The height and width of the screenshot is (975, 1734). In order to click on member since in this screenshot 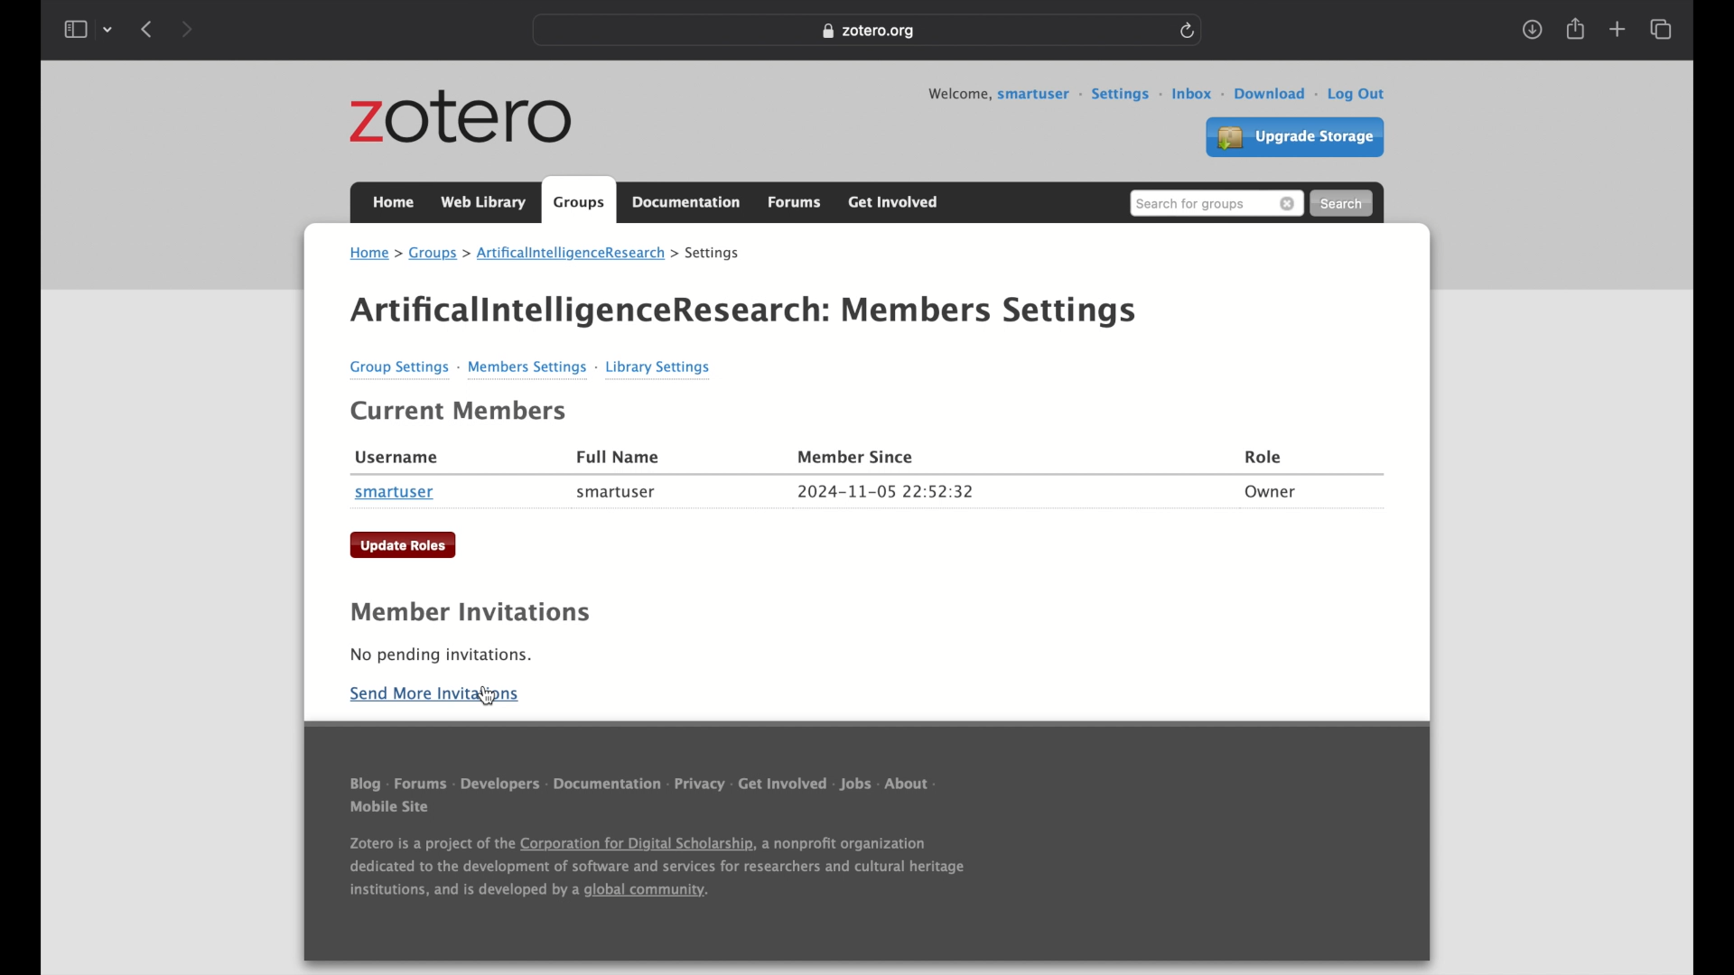, I will do `click(859, 457)`.